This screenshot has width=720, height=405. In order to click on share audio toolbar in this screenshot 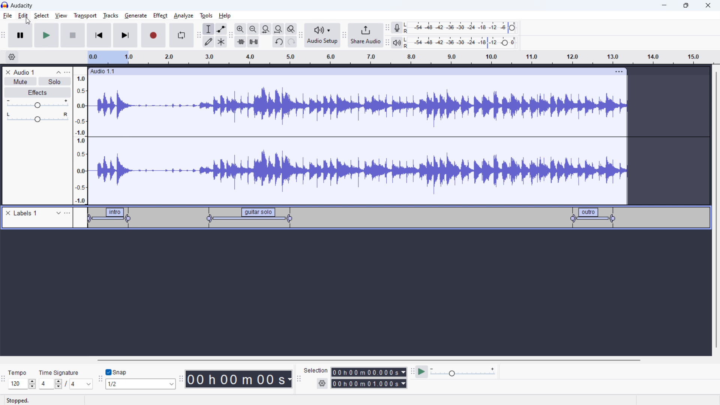, I will do `click(344, 36)`.